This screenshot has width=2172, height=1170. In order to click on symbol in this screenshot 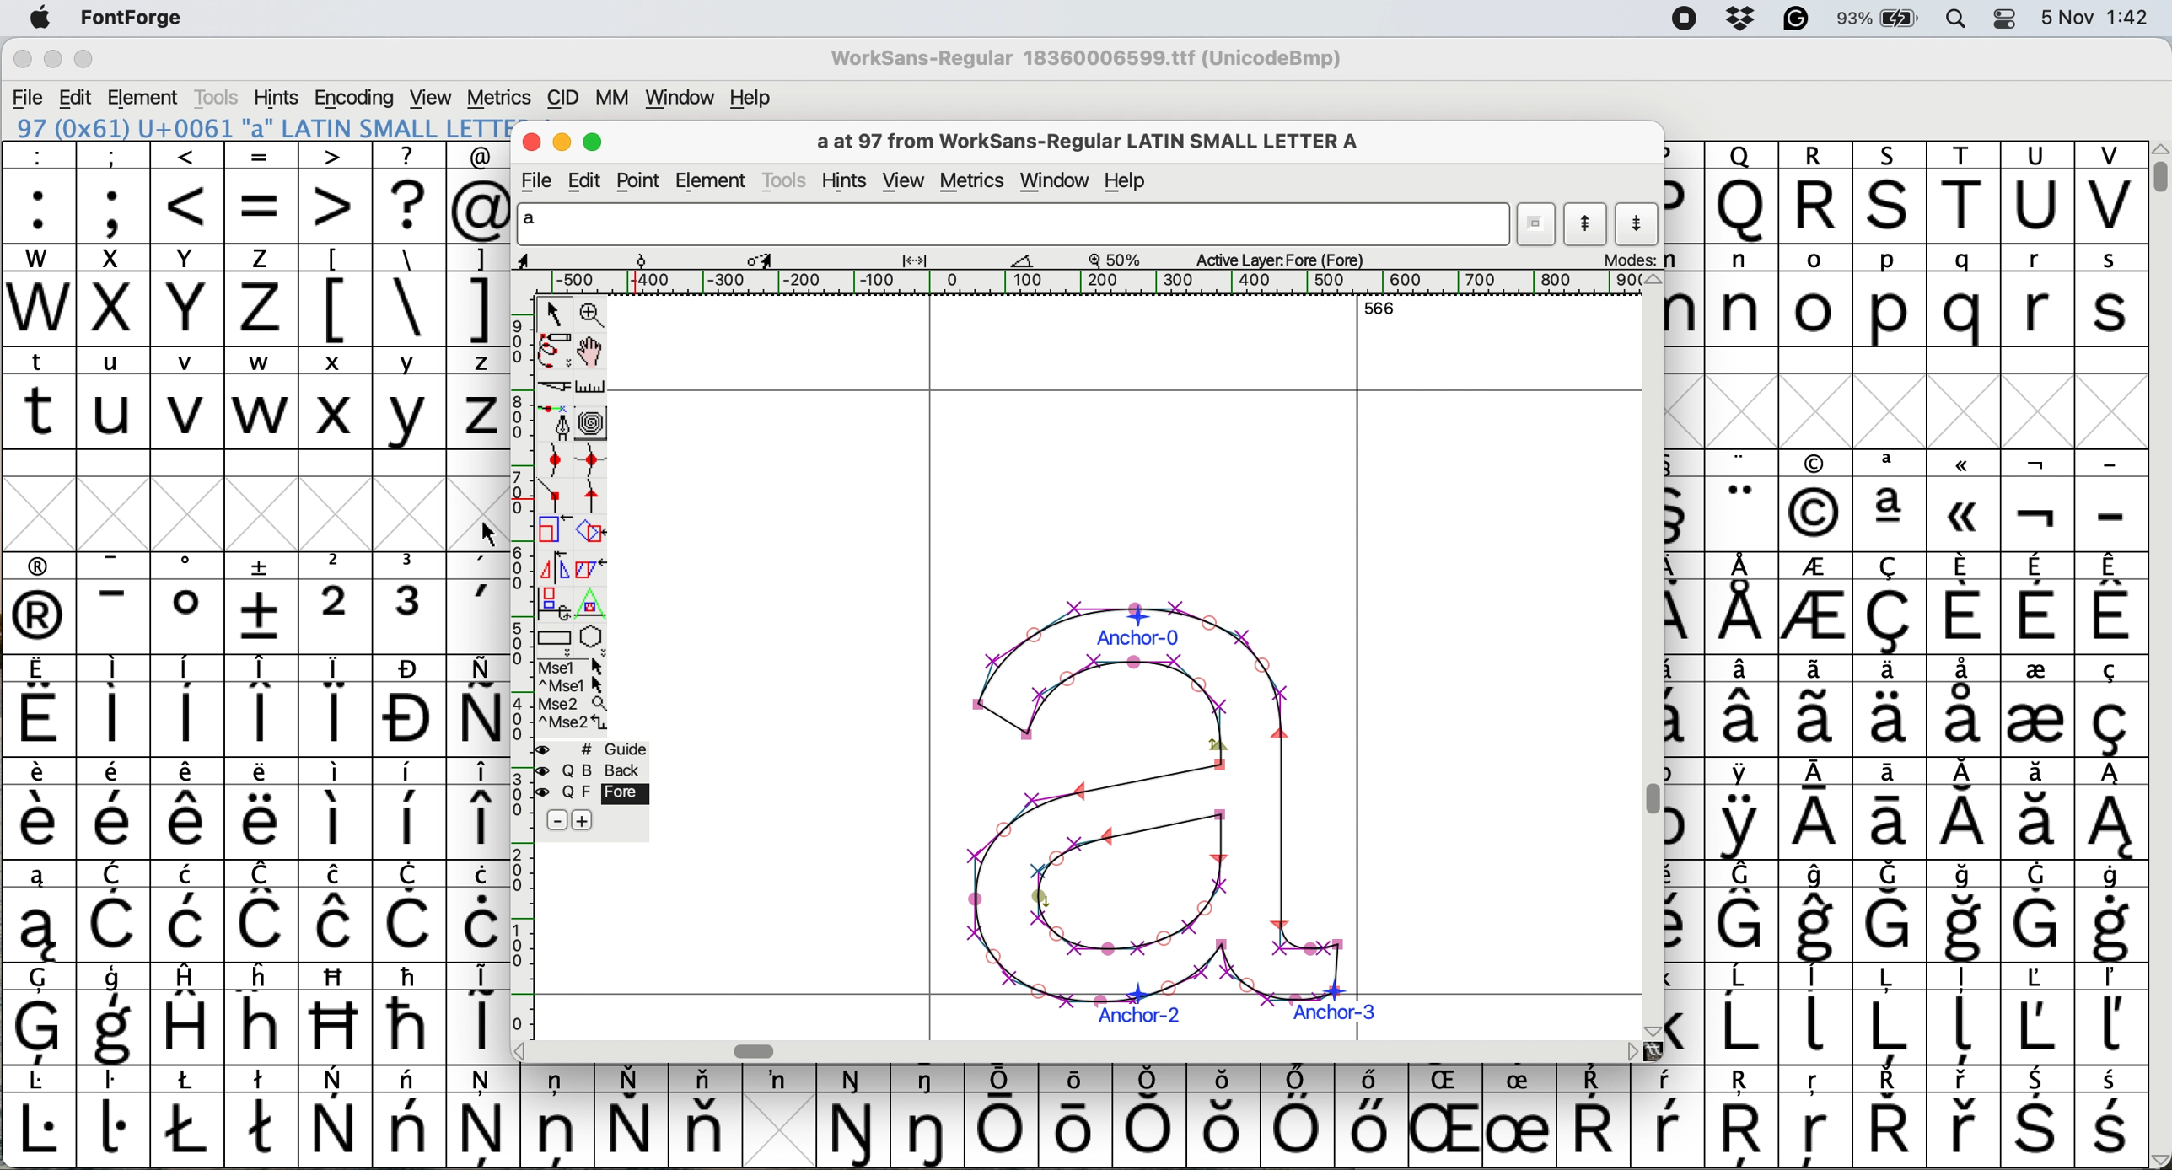, I will do `click(411, 1116)`.